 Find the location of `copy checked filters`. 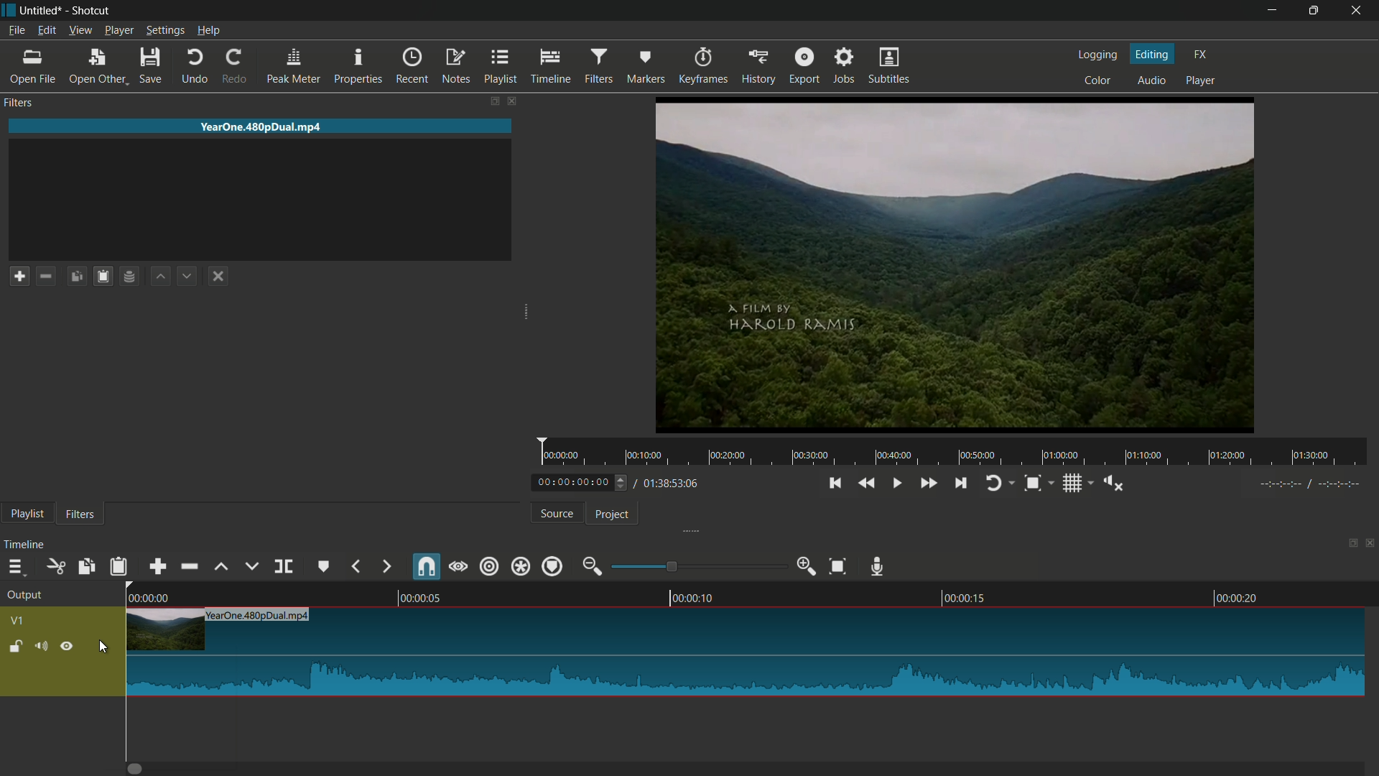

copy checked filters is located at coordinates (78, 277).